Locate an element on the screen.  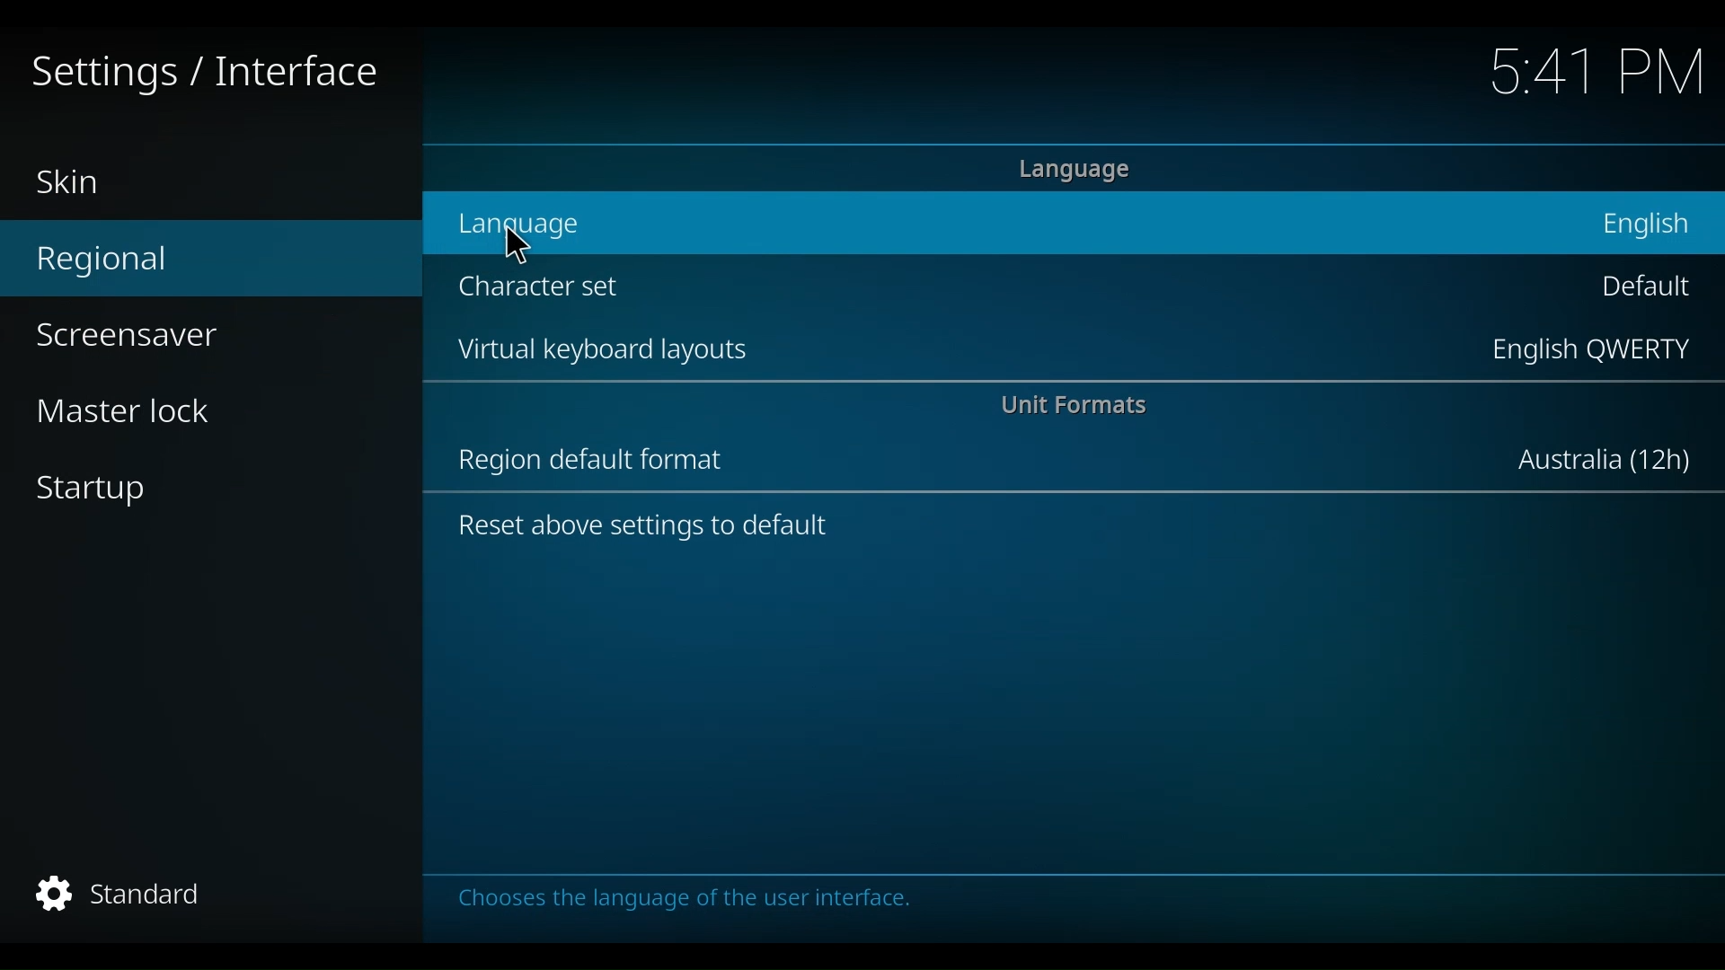
Reset above settings to default is located at coordinates (667, 530).